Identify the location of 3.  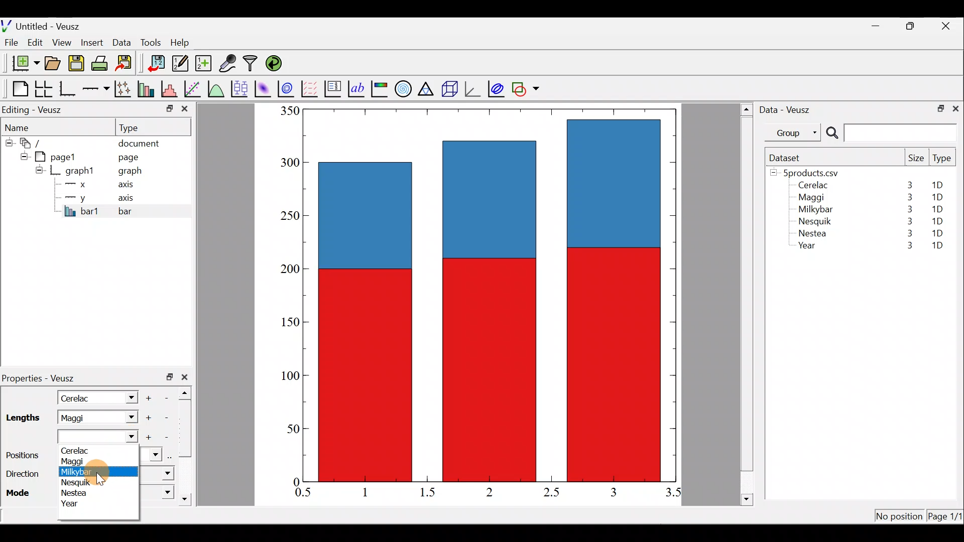
(908, 221).